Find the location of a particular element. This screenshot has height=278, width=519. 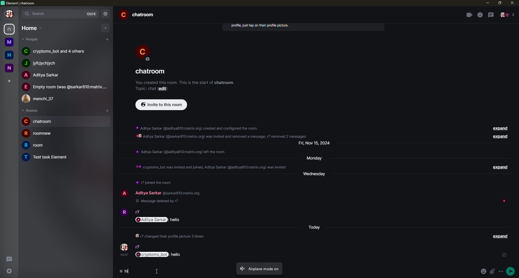

profile is located at coordinates (9, 14).